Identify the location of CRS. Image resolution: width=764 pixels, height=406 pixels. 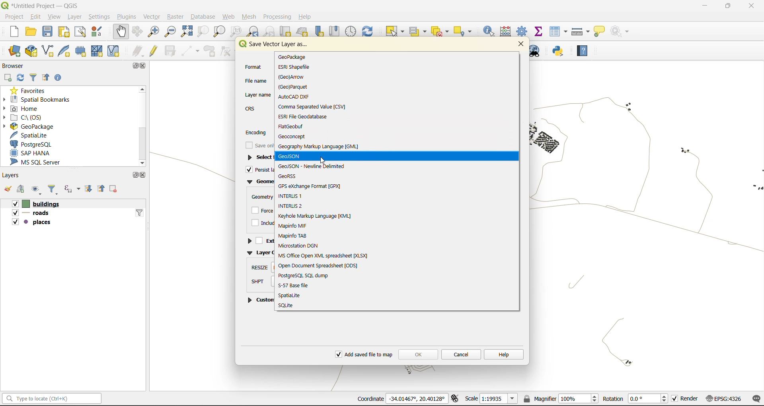
(250, 108).